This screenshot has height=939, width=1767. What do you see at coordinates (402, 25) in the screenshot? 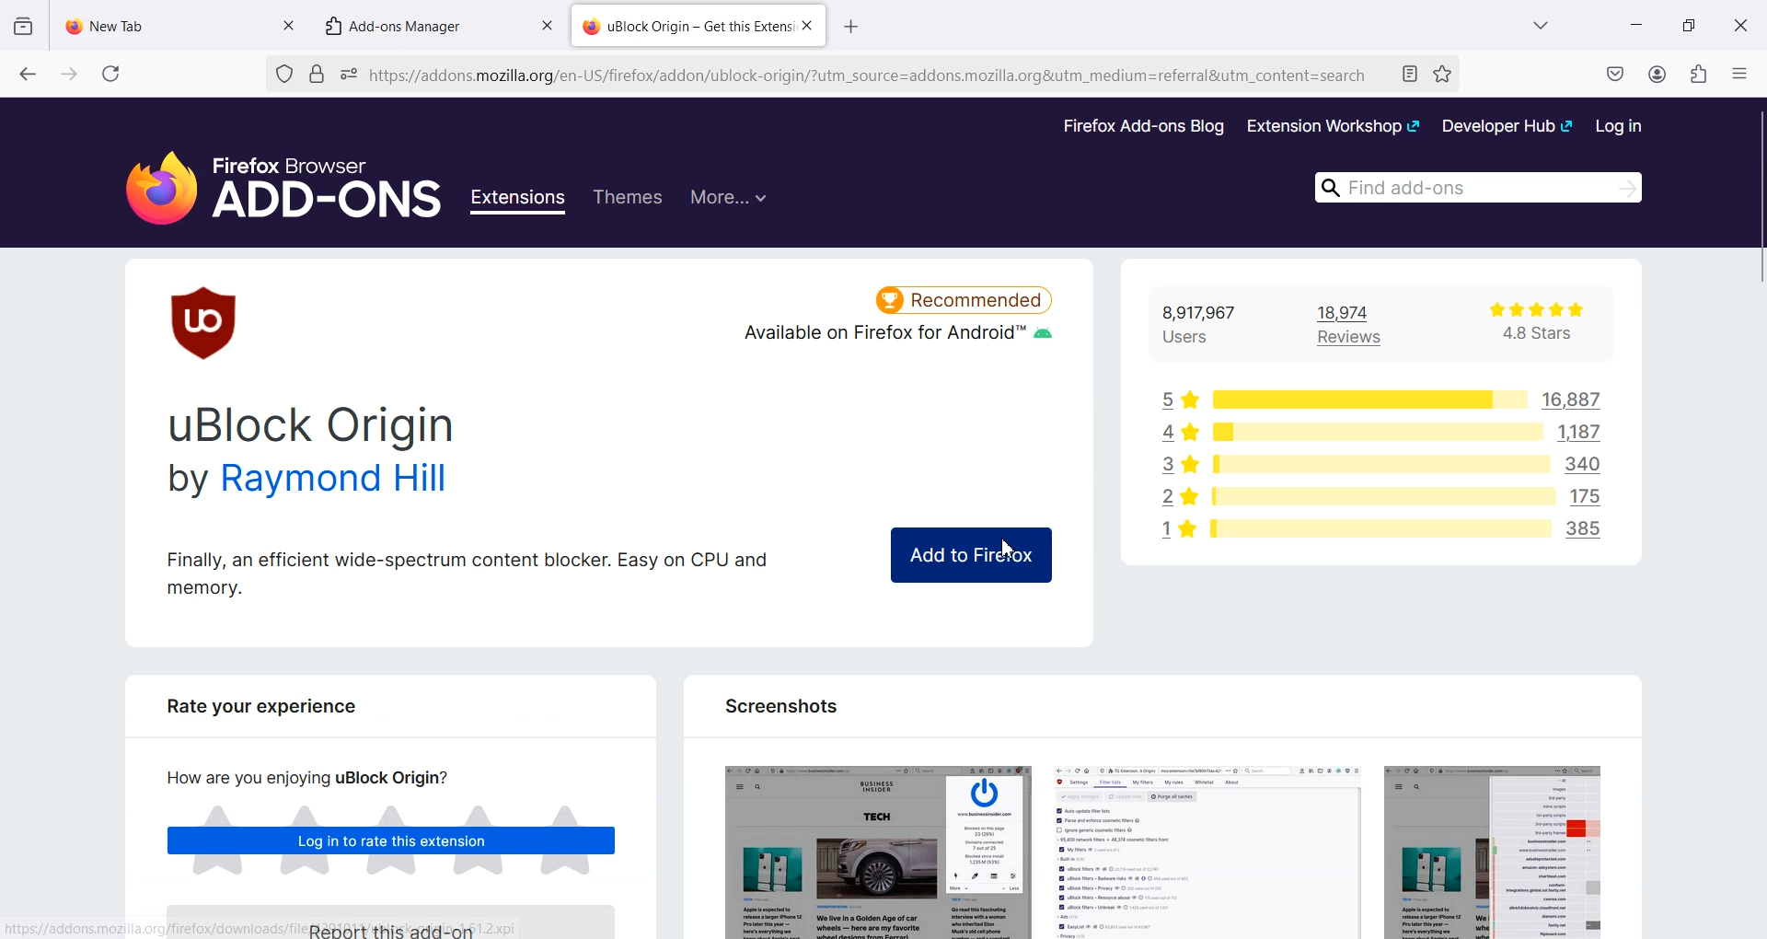
I see `Add-ons Manager` at bounding box center [402, 25].